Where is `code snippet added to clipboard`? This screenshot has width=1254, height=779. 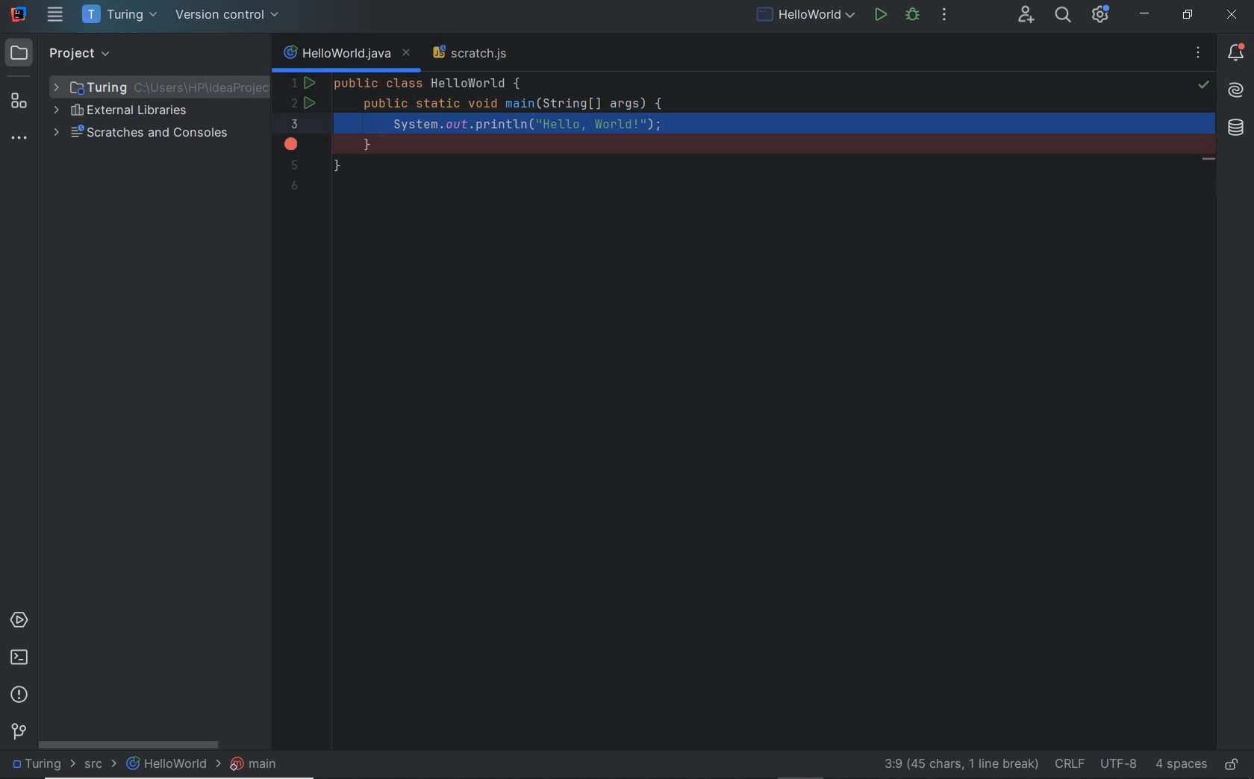
code snippet added to clipboard is located at coordinates (806, 122).